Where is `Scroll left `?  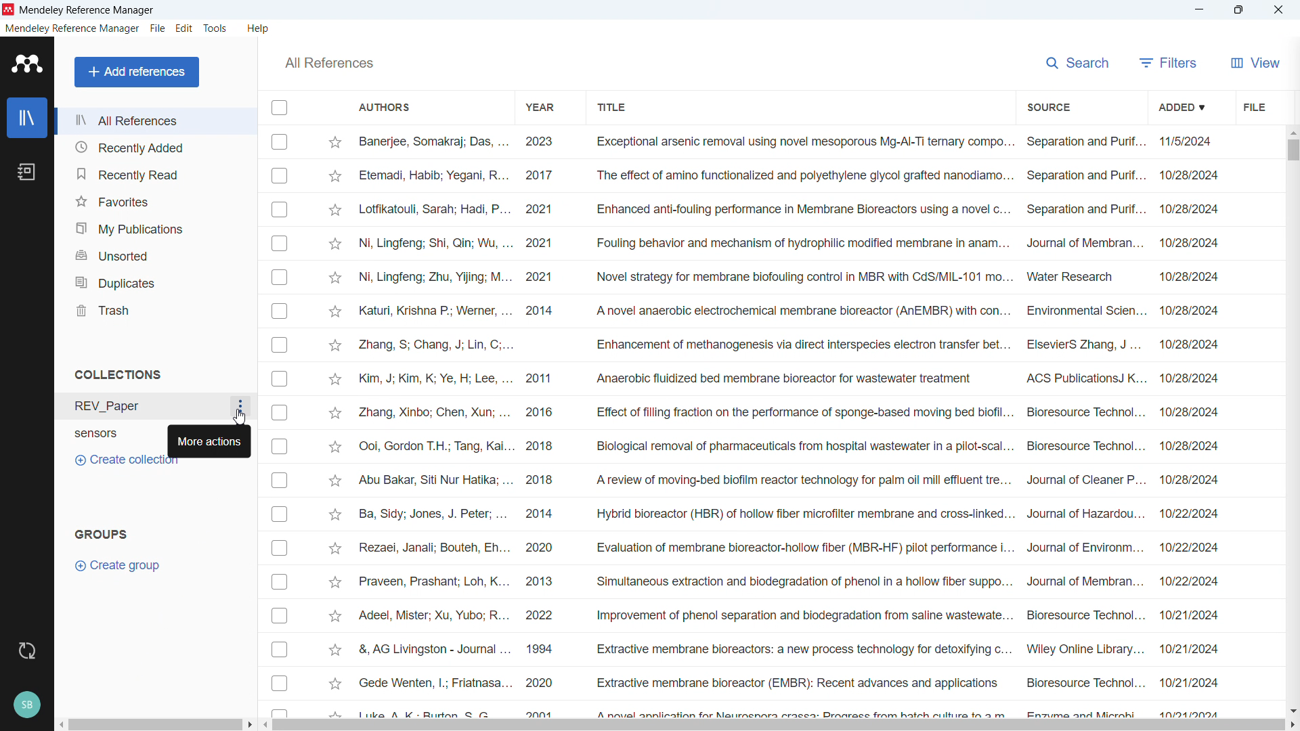
Scroll left  is located at coordinates (61, 724).